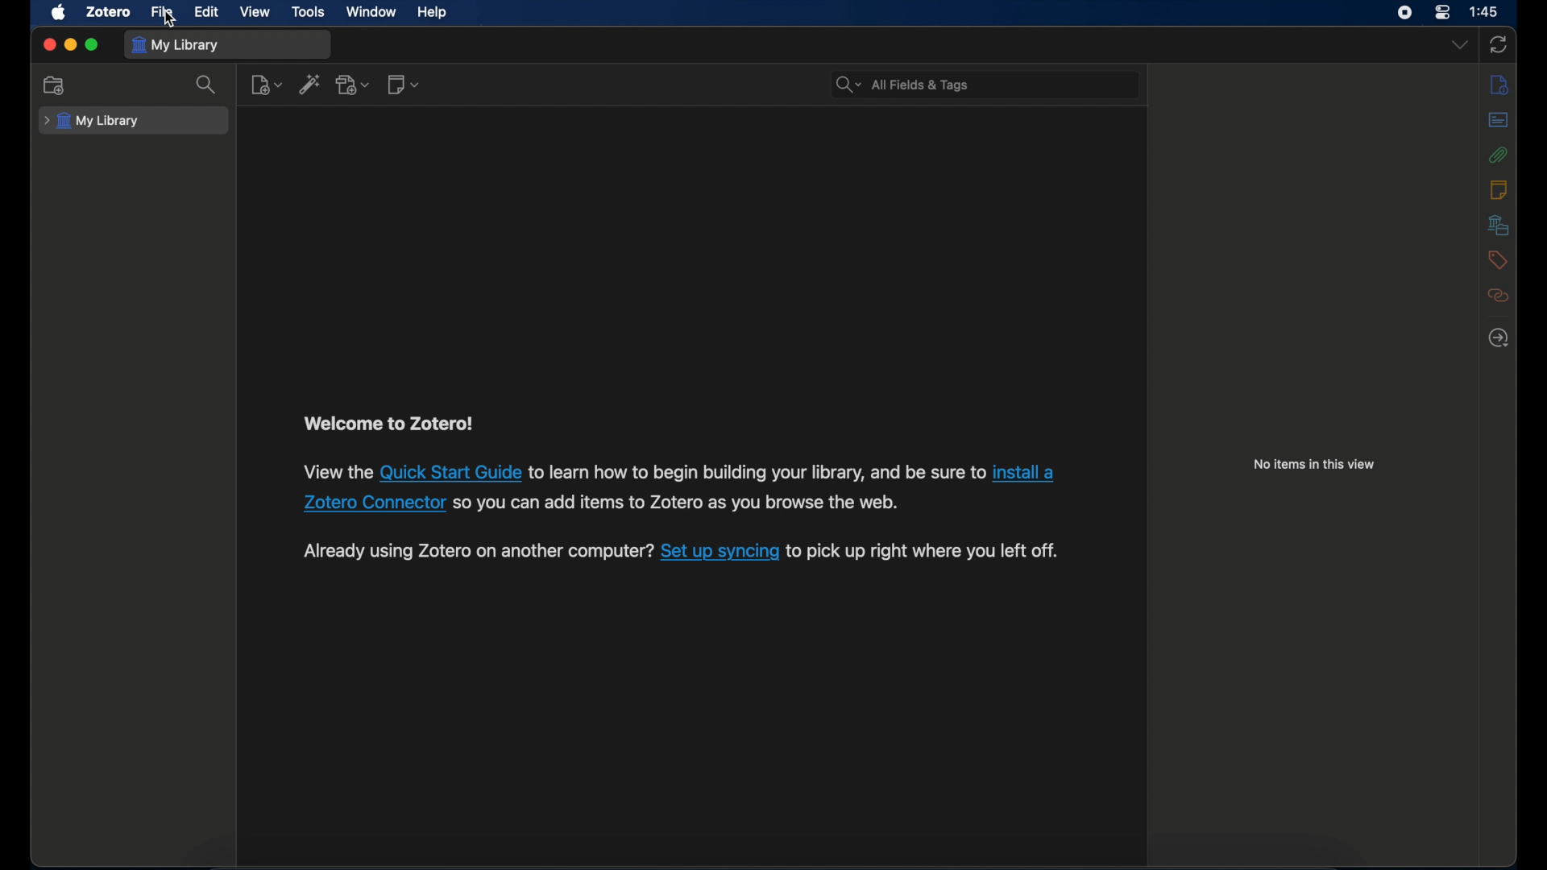  Describe the element at coordinates (432, 12) in the screenshot. I see `help` at that location.